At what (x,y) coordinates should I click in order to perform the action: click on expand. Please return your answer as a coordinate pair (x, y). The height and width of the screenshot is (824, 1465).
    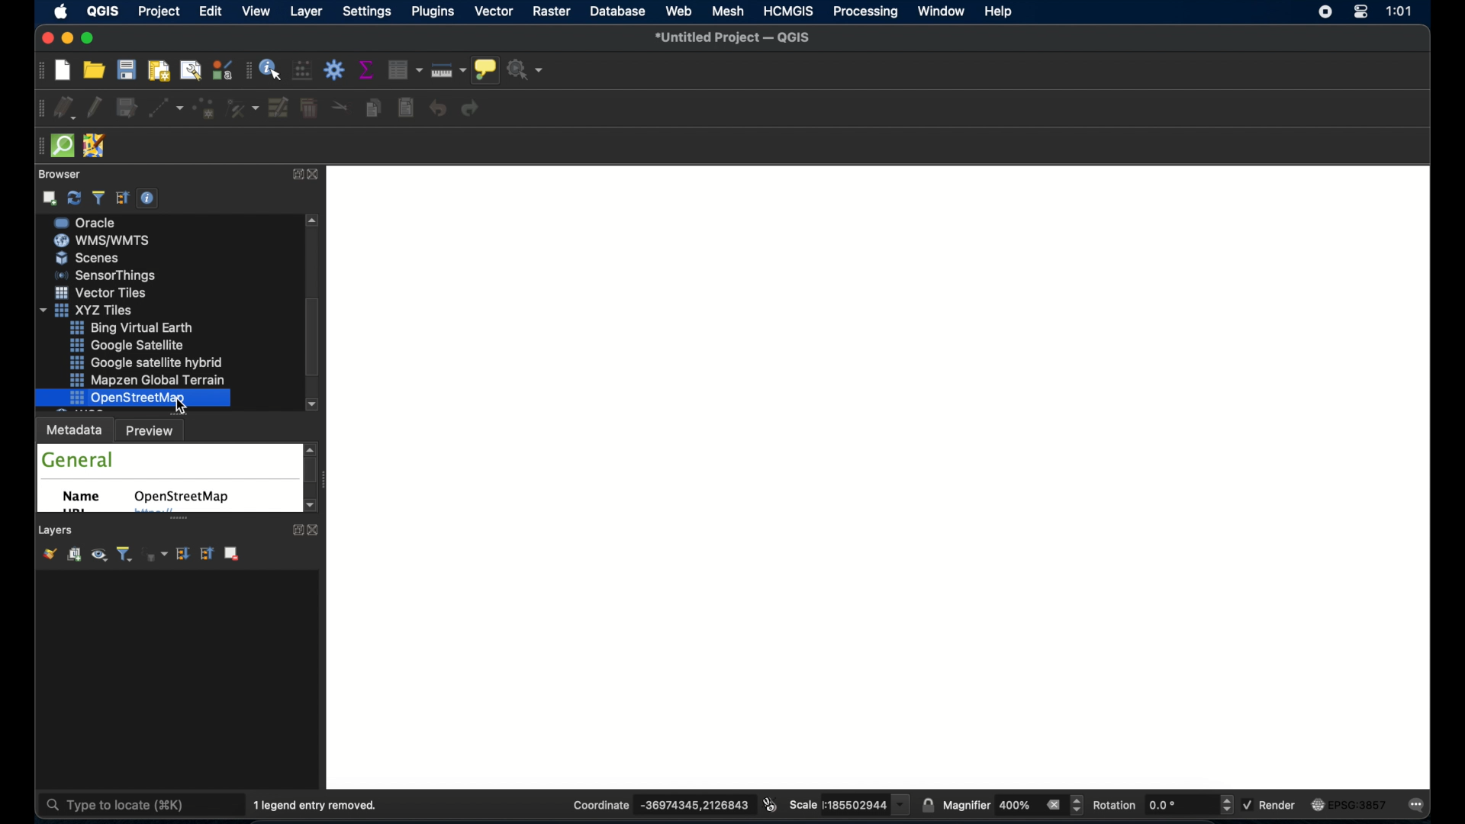
    Looking at the image, I should click on (295, 529).